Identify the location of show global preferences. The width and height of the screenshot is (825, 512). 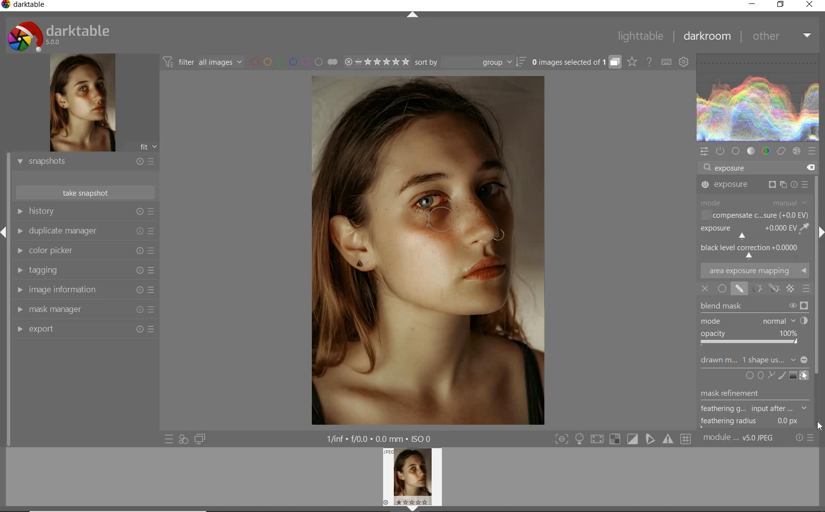
(684, 63).